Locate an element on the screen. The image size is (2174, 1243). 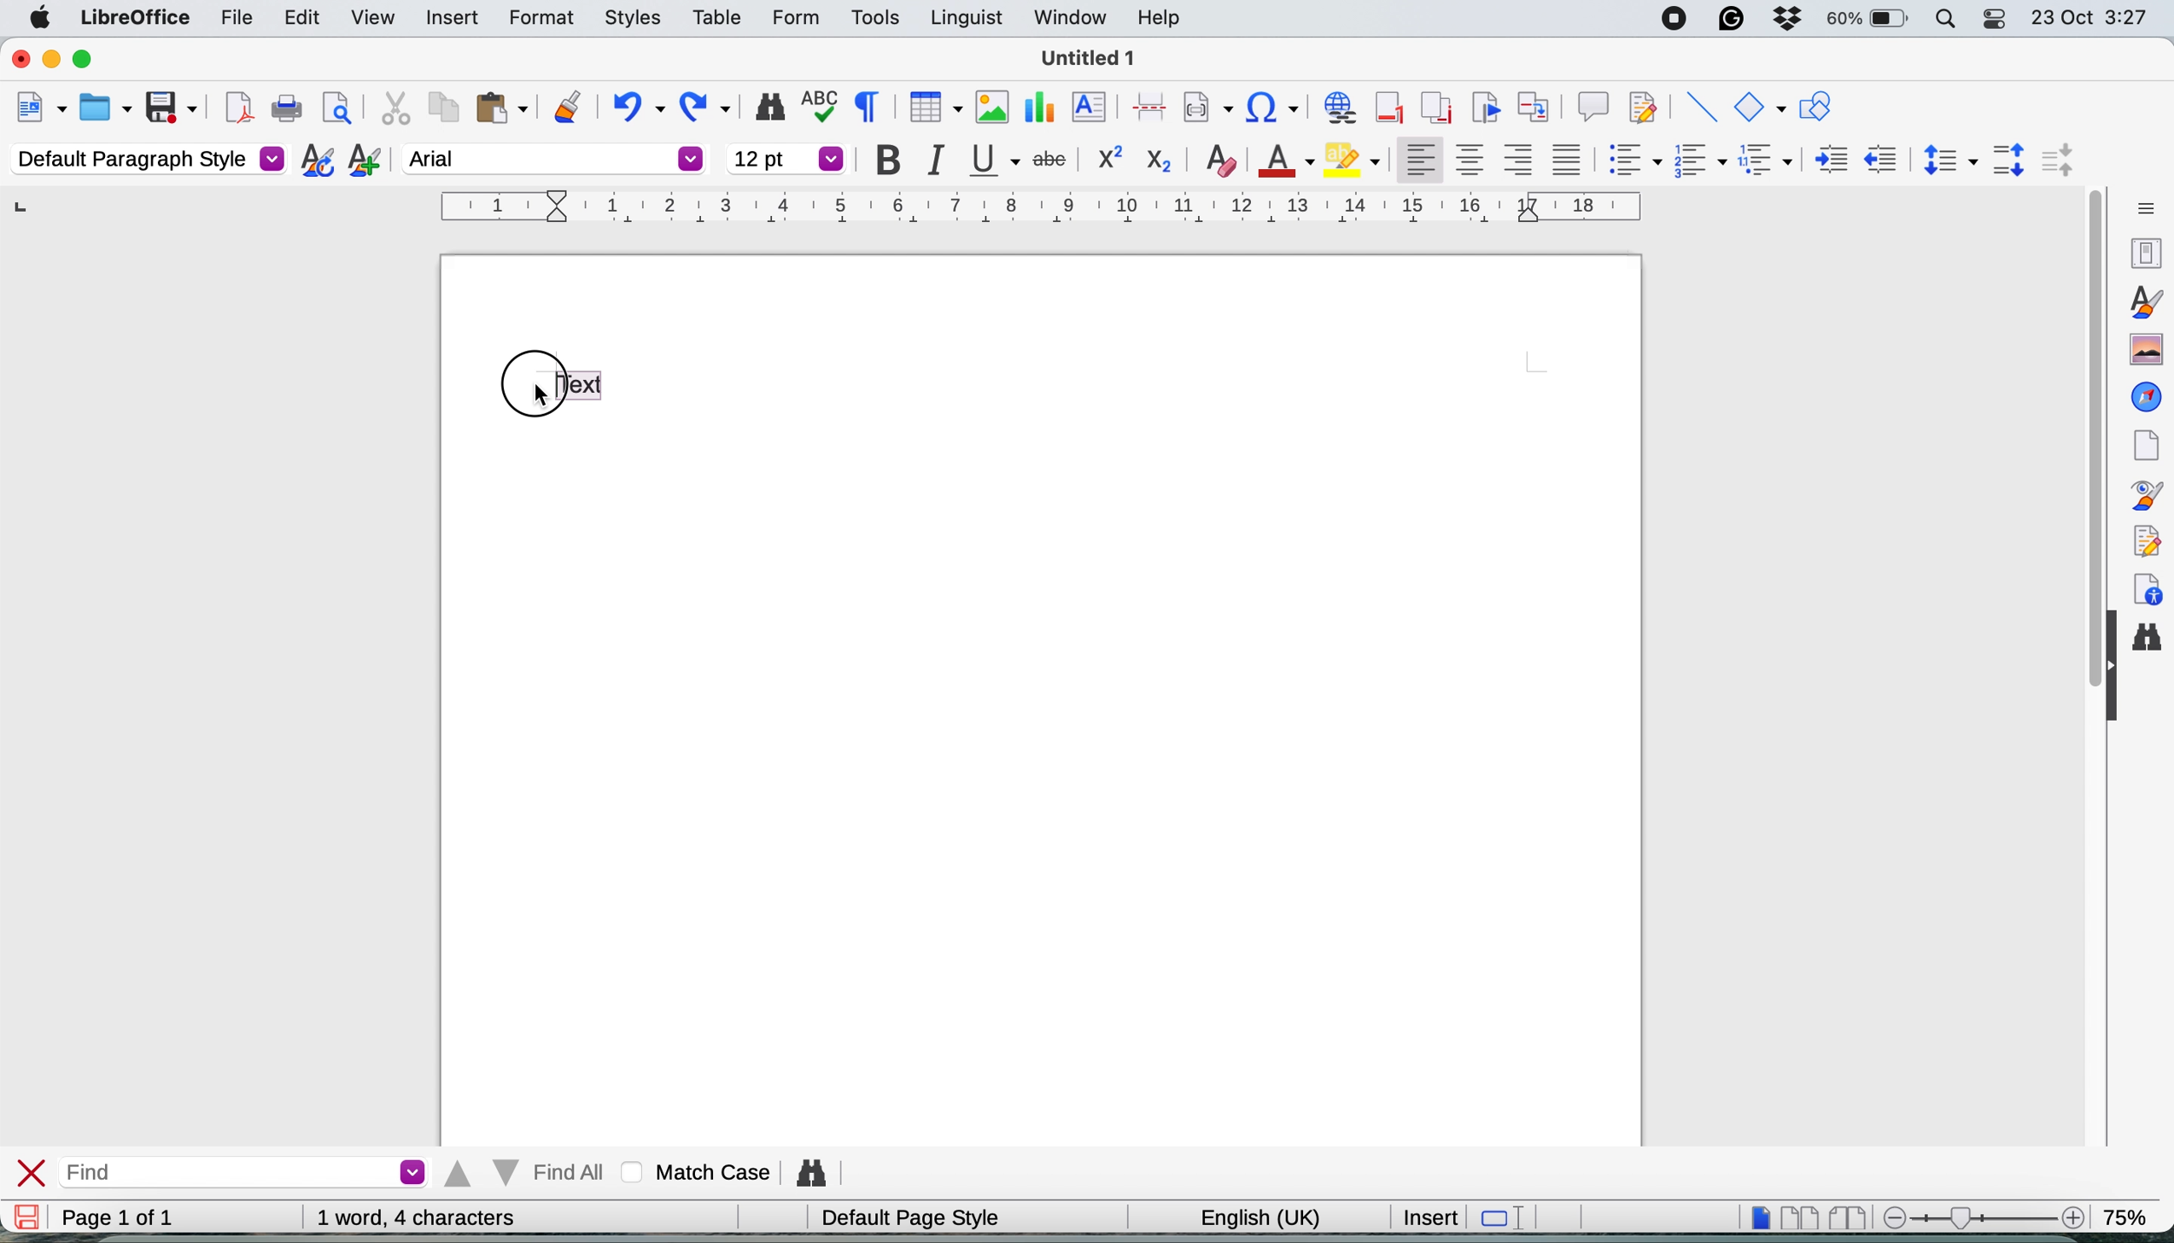
align center is located at coordinates (1471, 160).